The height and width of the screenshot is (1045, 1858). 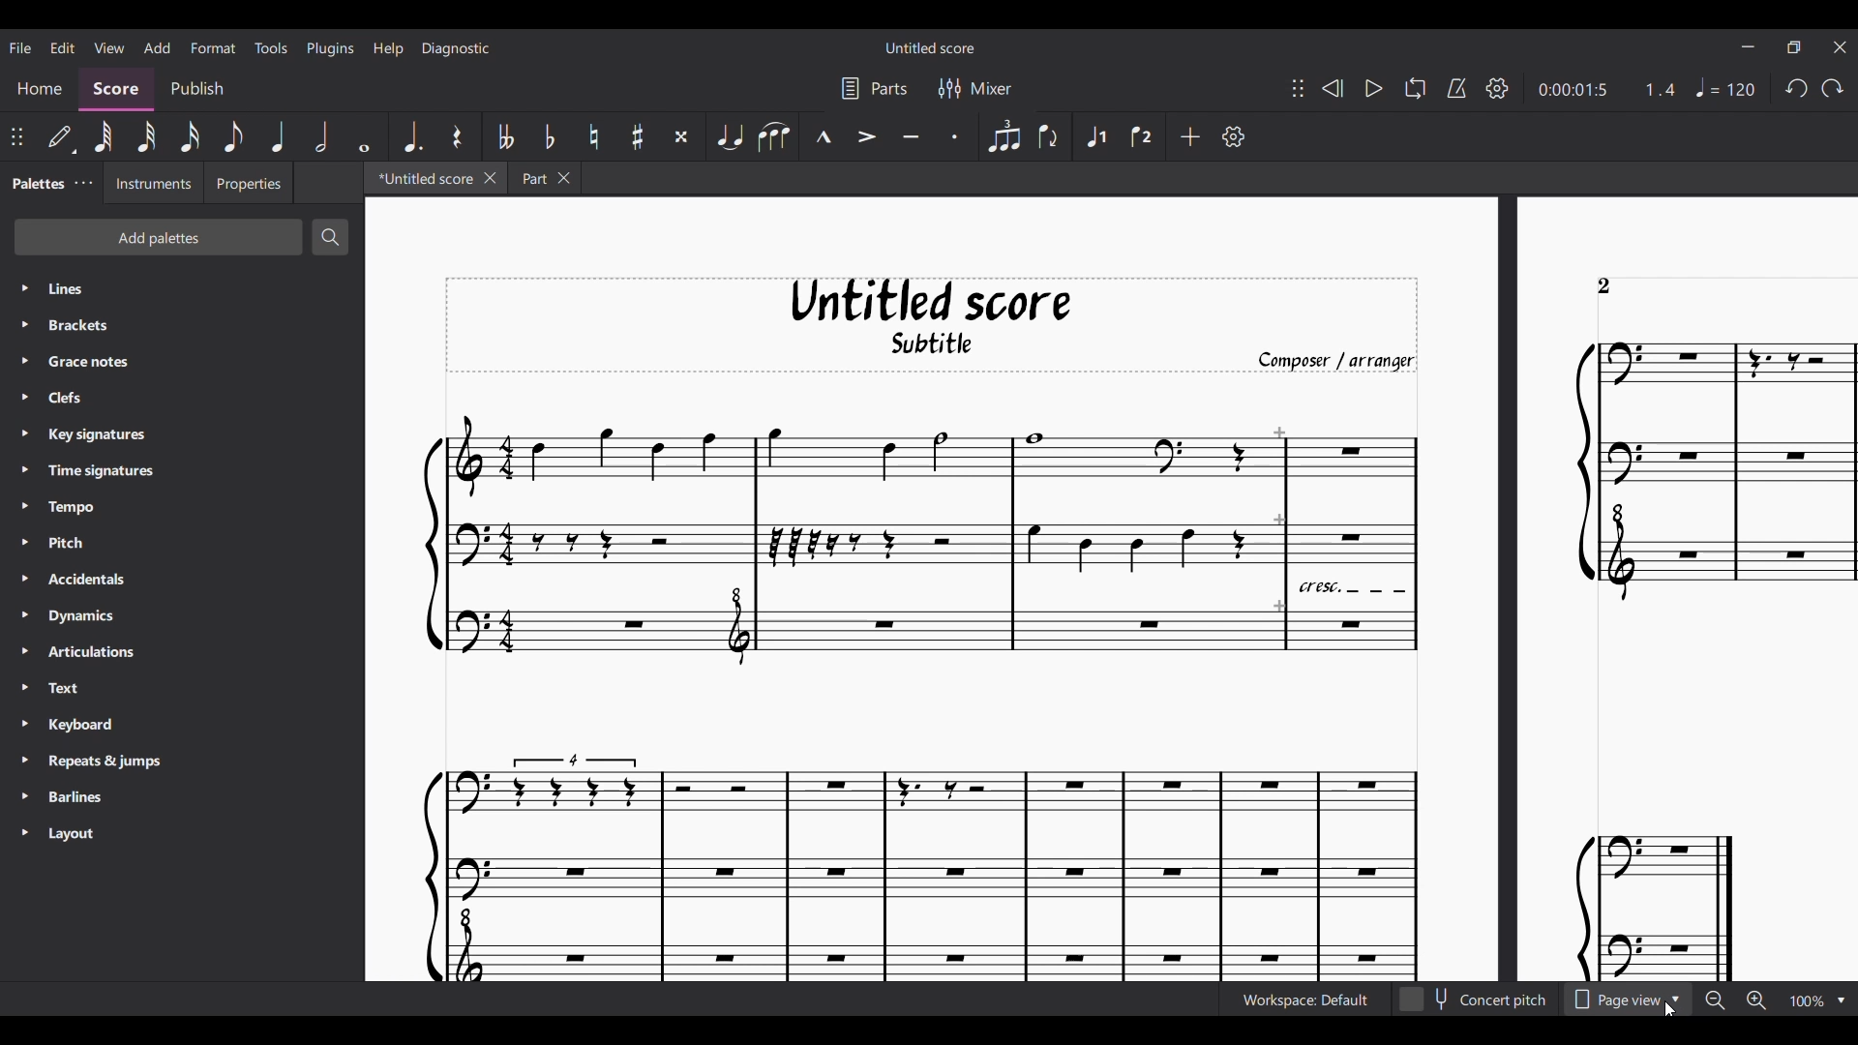 I want to click on Current ratio and duration, so click(x=1607, y=89).